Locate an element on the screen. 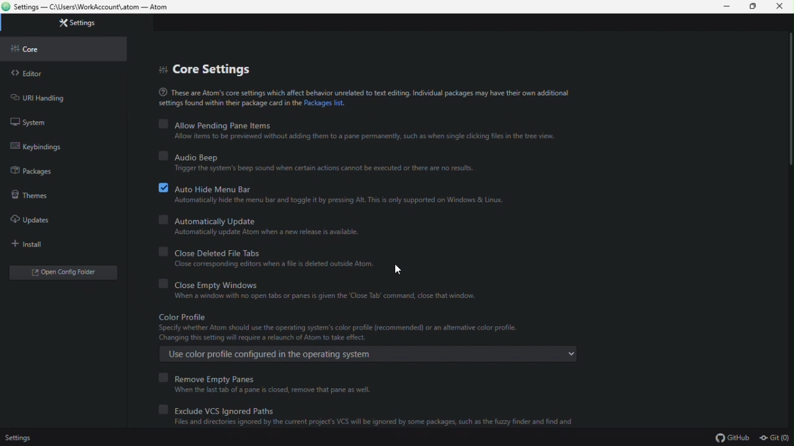 Image resolution: width=794 pixels, height=446 pixels. Close is located at coordinates (782, 7).